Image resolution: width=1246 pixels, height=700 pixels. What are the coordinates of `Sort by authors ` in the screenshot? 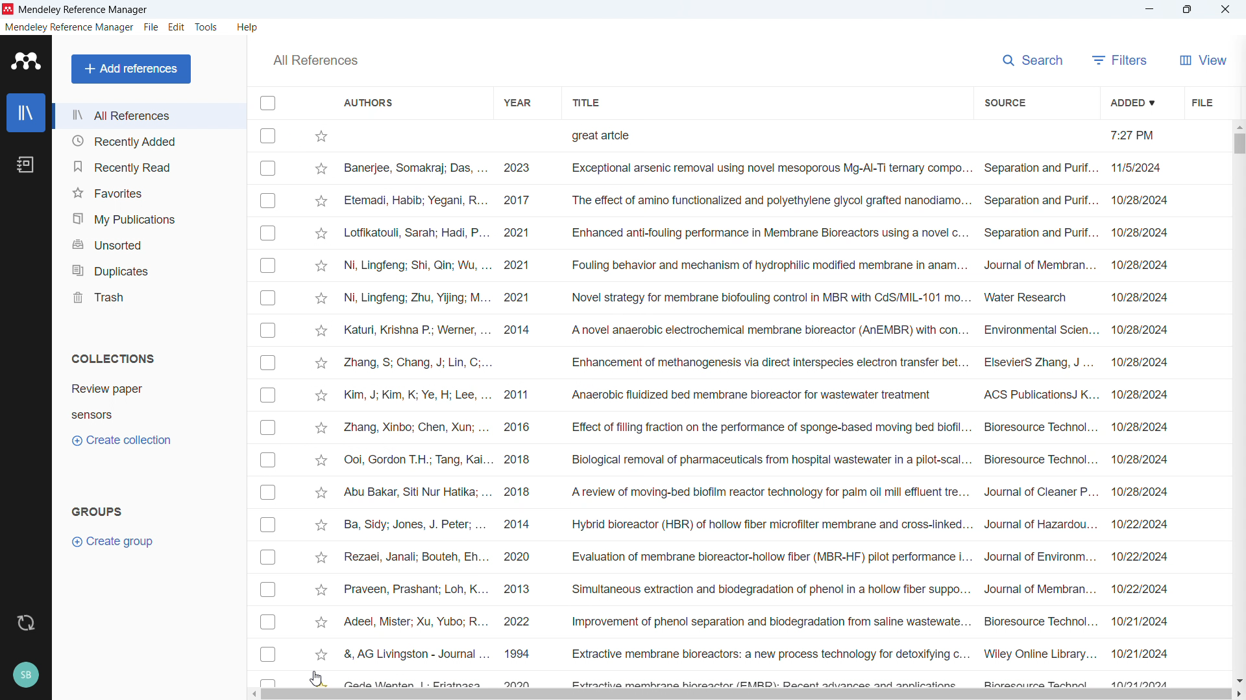 It's located at (369, 102).